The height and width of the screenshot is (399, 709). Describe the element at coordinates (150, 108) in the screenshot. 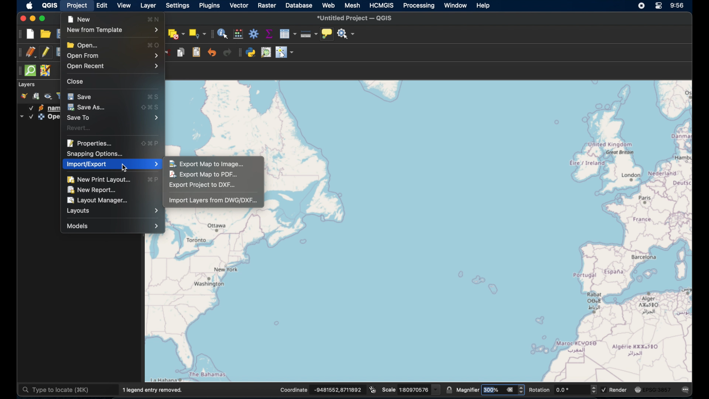

I see `save as shortcut` at that location.